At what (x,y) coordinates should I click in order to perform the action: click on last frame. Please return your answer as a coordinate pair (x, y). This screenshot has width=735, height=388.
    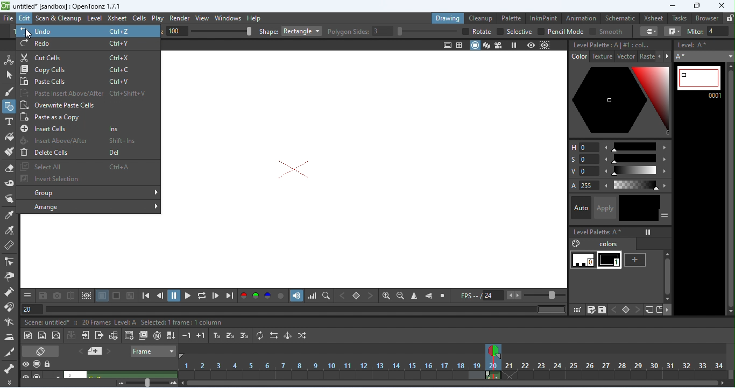
    Looking at the image, I should click on (230, 296).